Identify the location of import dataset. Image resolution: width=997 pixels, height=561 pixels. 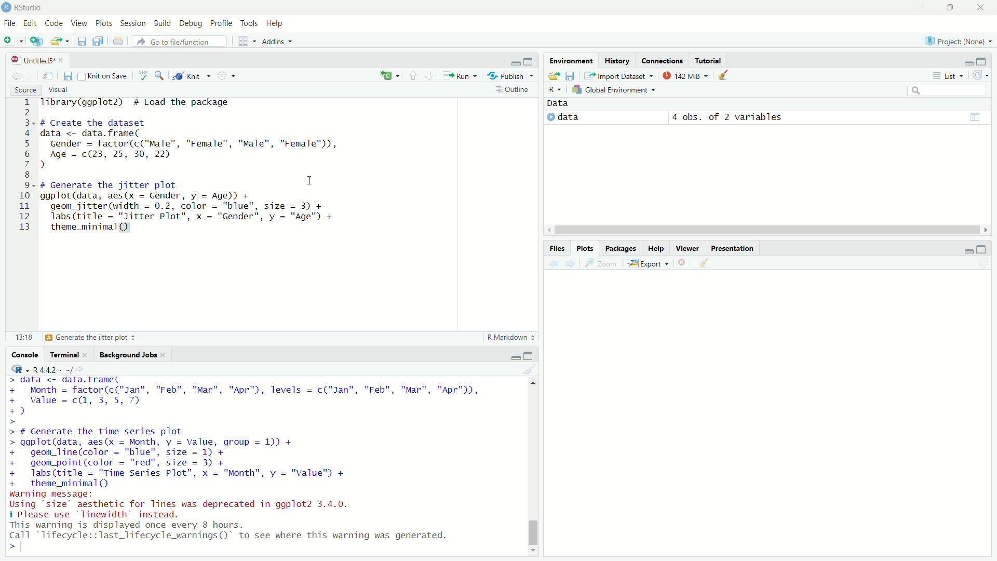
(618, 75).